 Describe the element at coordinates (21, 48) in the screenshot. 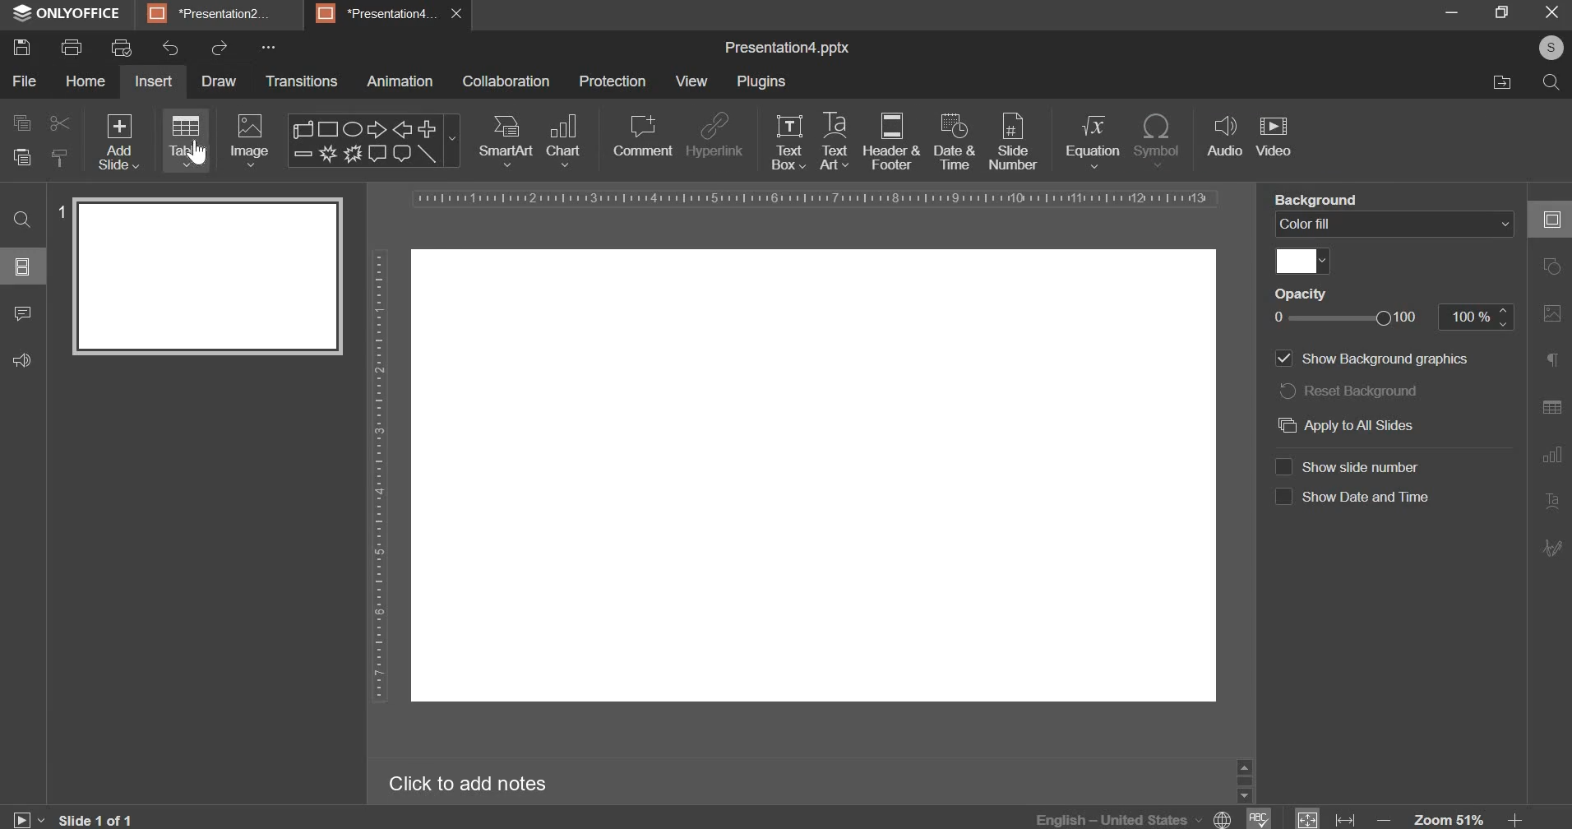

I see `save` at that location.